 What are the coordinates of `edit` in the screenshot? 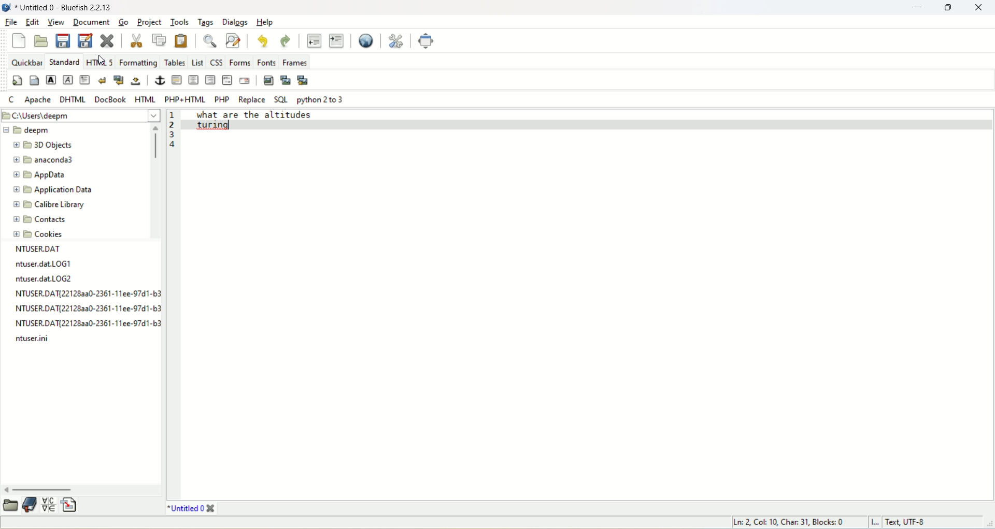 It's located at (32, 23).